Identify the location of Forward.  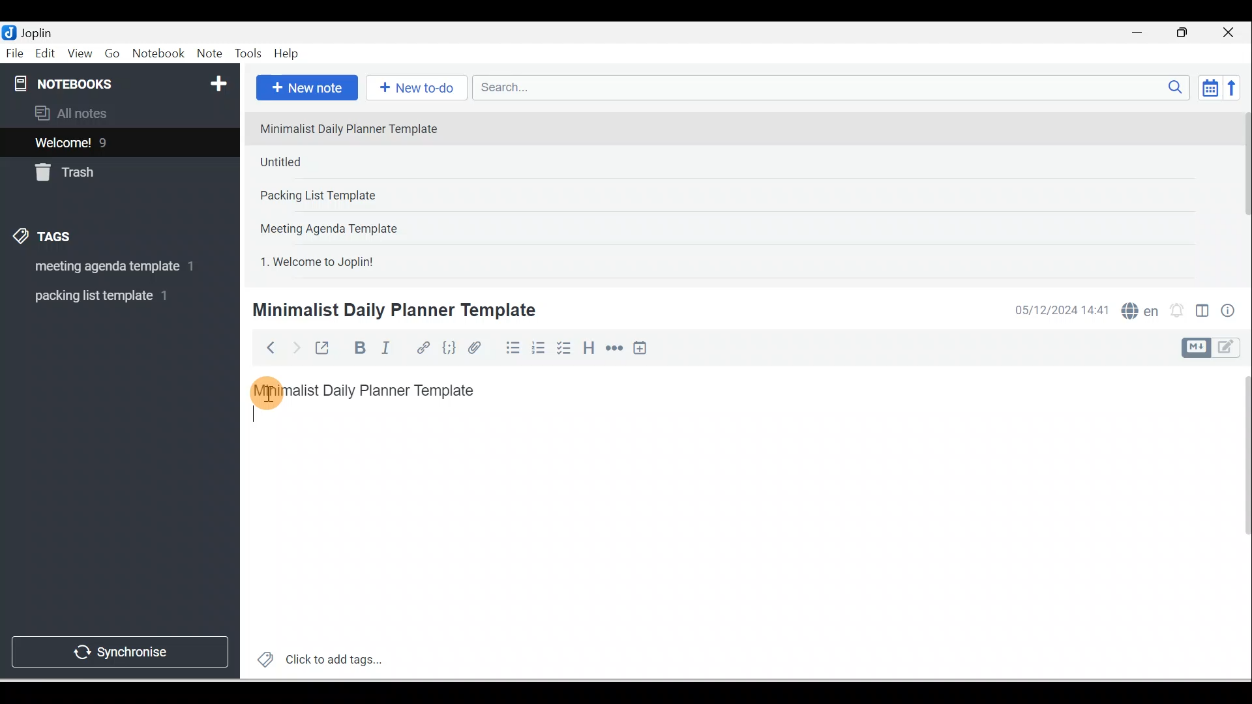
(295, 347).